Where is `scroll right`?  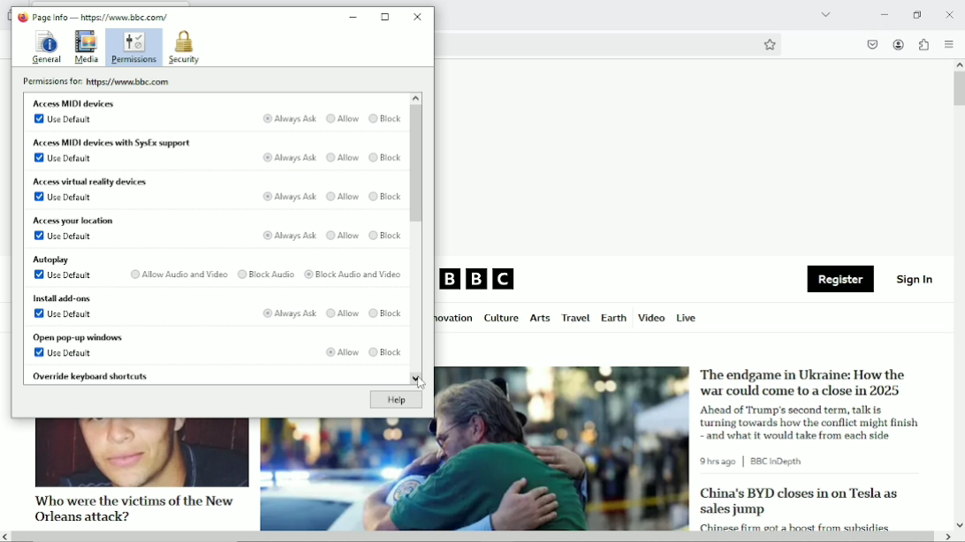 scroll right is located at coordinates (946, 537).